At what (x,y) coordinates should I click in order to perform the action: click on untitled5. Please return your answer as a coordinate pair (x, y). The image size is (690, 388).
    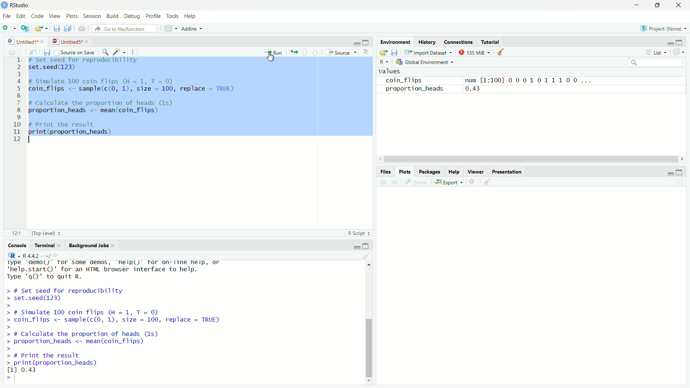
    Looking at the image, I should click on (66, 41).